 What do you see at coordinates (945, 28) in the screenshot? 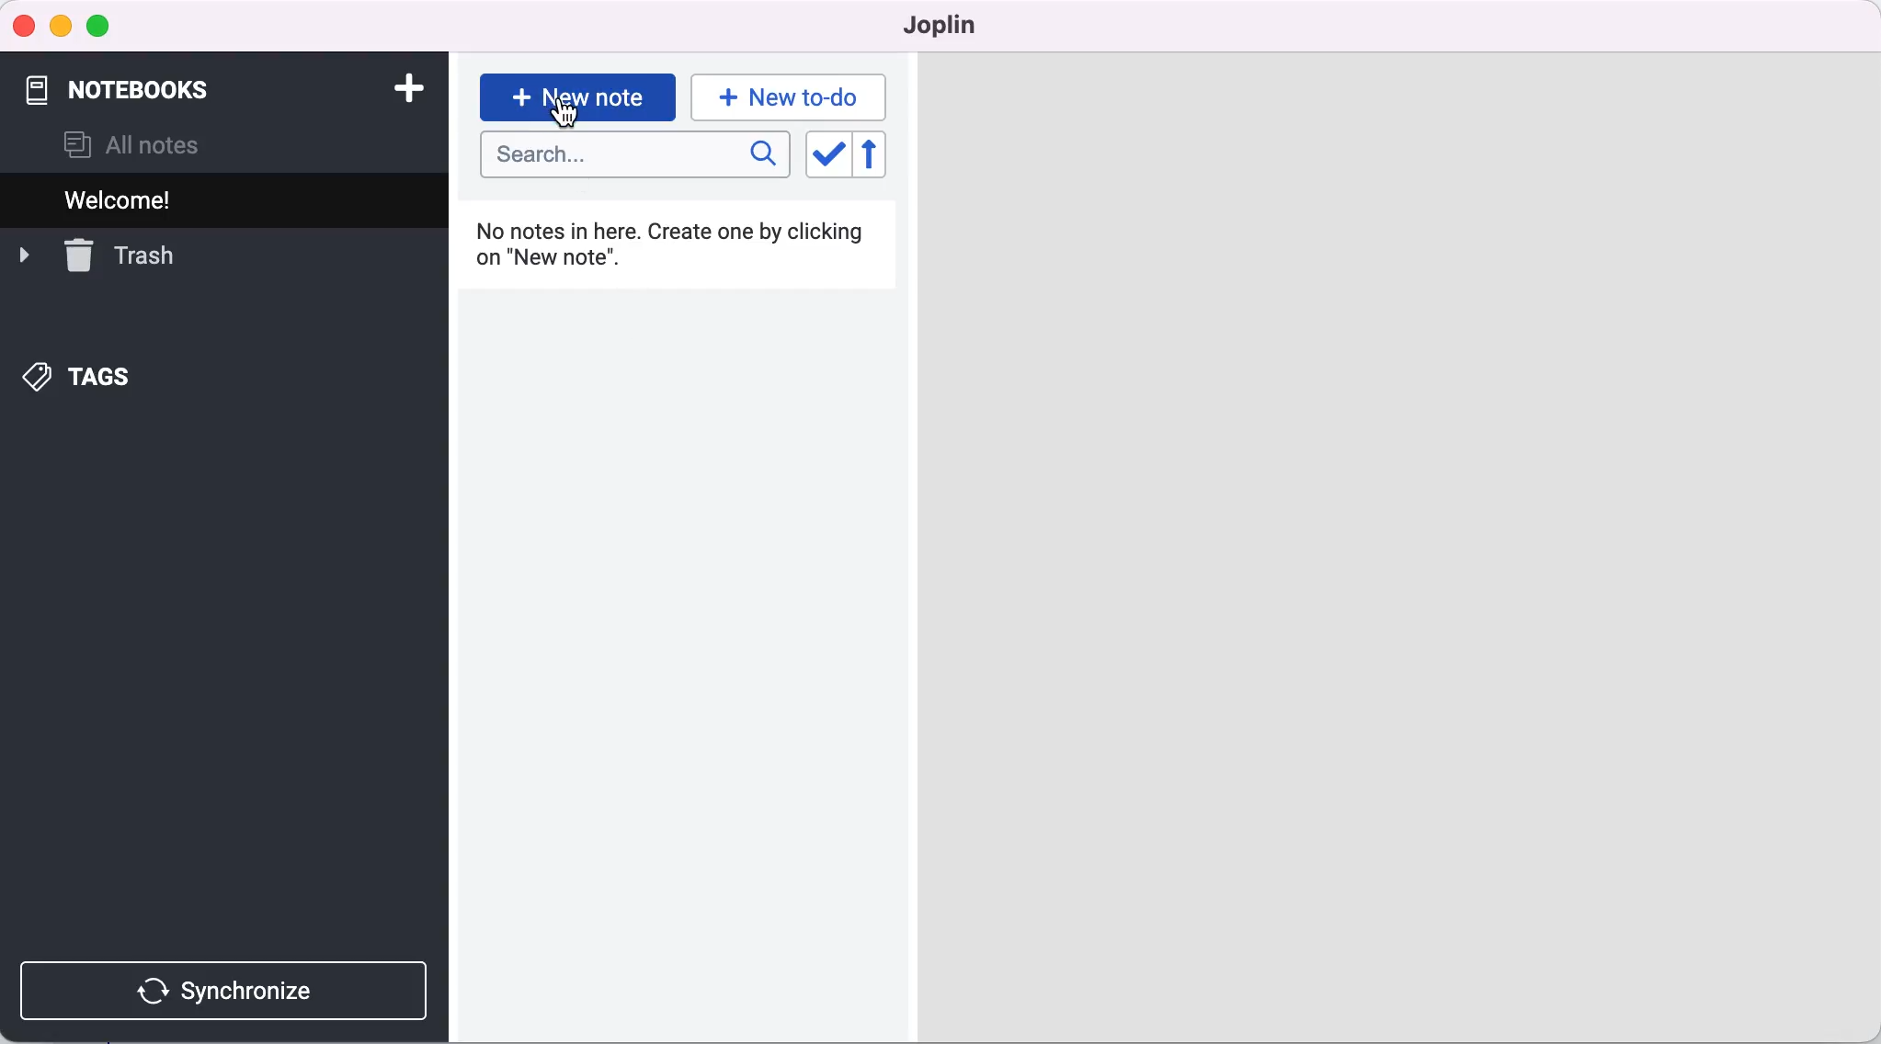
I see `joplin` at bounding box center [945, 28].